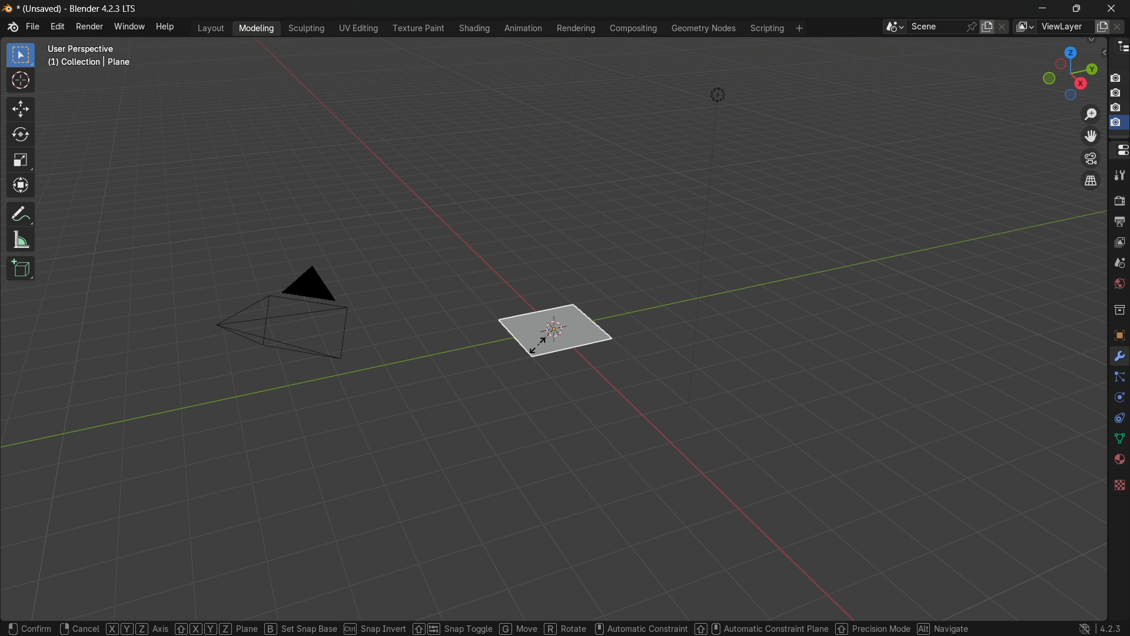  What do you see at coordinates (1101, 26) in the screenshot?
I see `add view layer` at bounding box center [1101, 26].